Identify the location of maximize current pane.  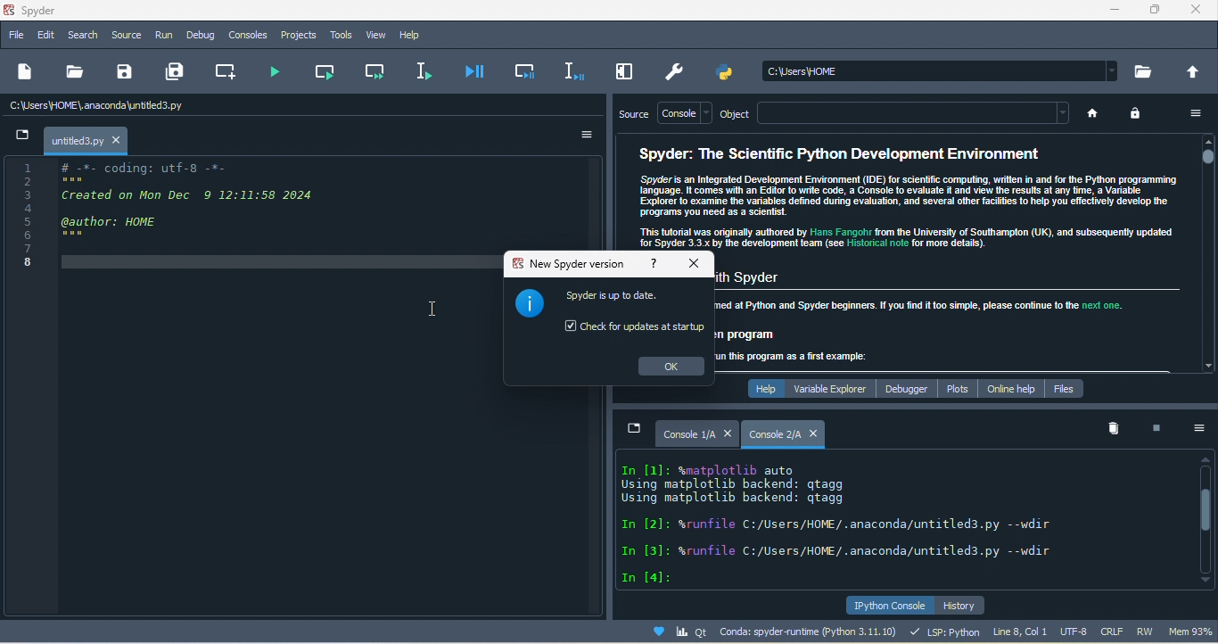
(620, 72).